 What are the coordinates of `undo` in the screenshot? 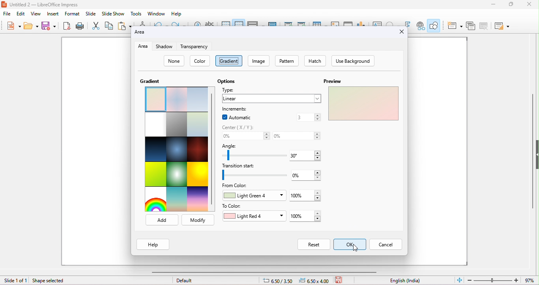 It's located at (159, 23).